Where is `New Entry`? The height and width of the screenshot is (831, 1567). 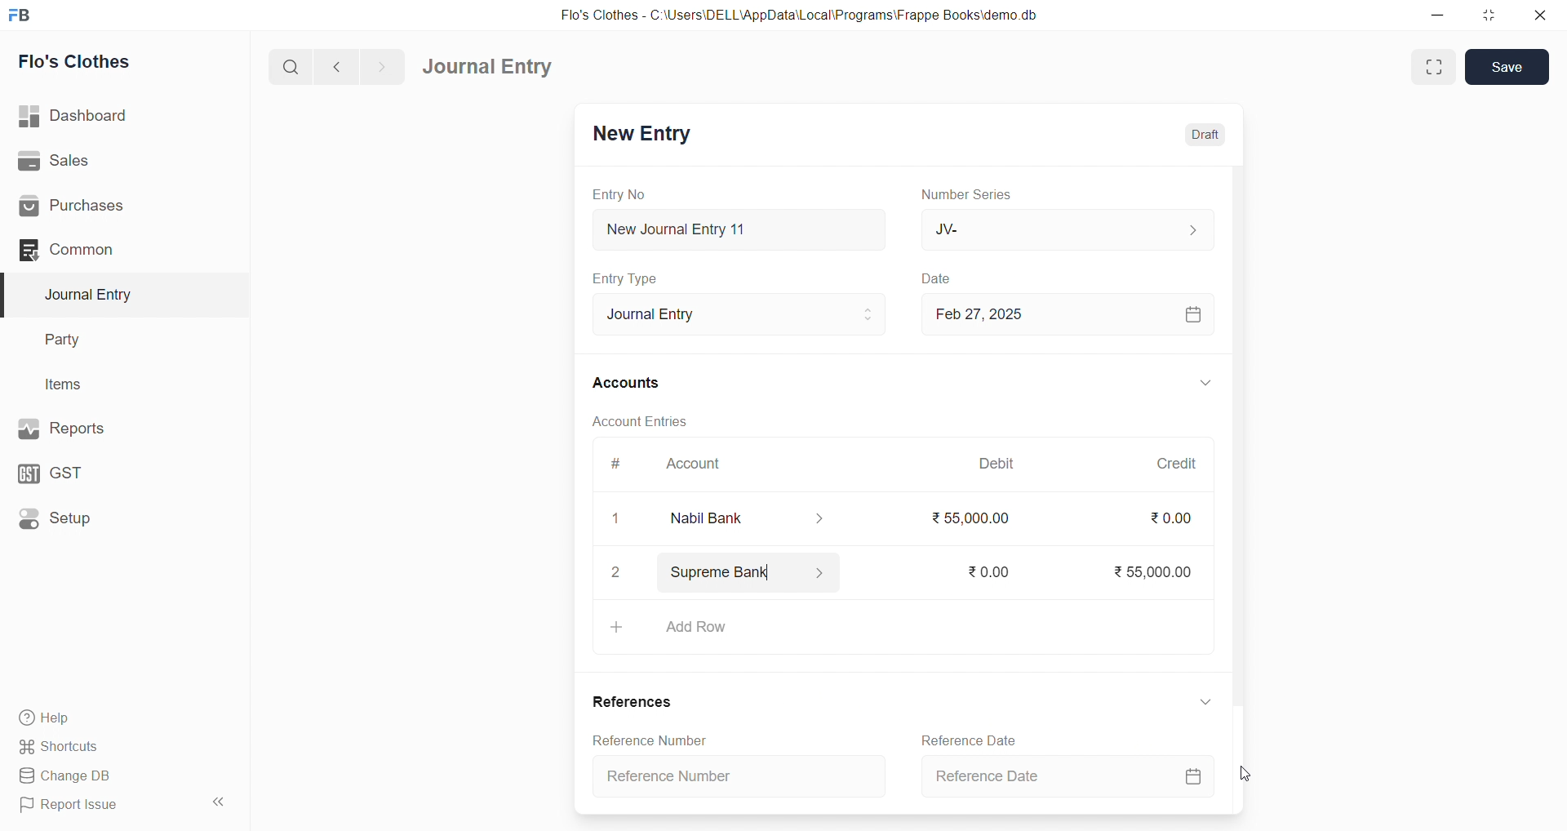
New Entry is located at coordinates (645, 135).